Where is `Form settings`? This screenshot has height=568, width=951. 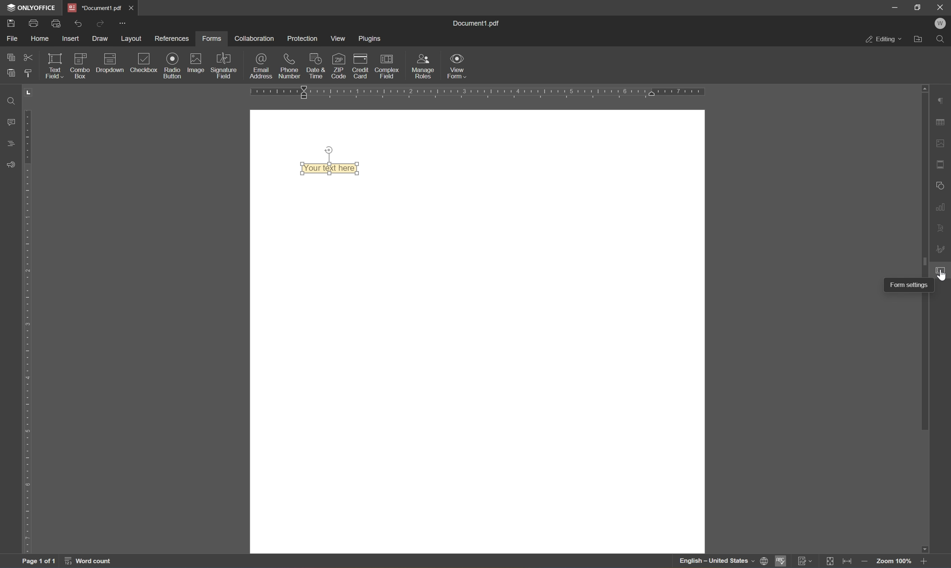 Form settings is located at coordinates (909, 284).